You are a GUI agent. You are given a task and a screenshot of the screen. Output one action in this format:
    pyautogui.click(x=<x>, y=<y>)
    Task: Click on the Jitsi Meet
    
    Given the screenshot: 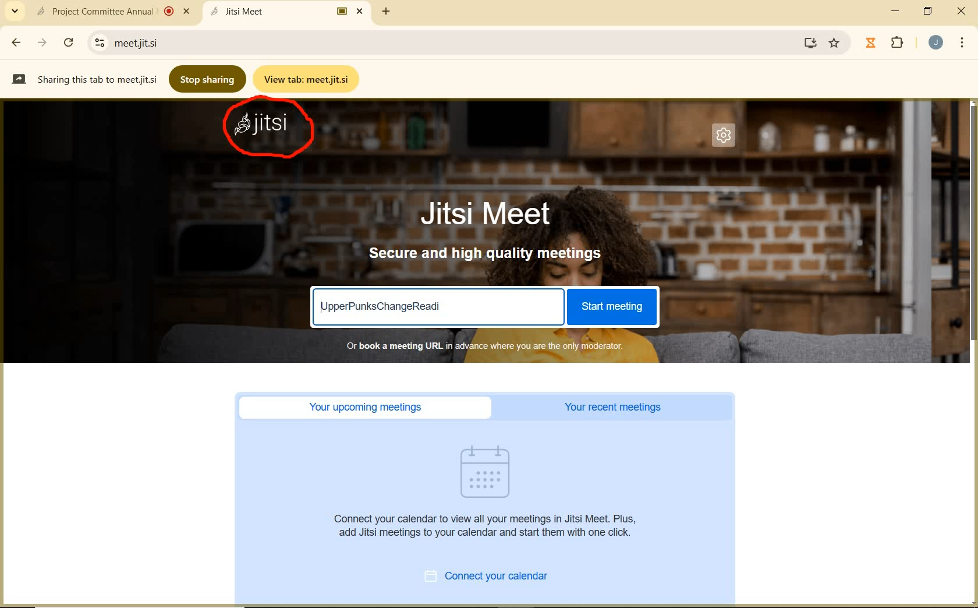 What is the action you would take?
    pyautogui.click(x=289, y=11)
    